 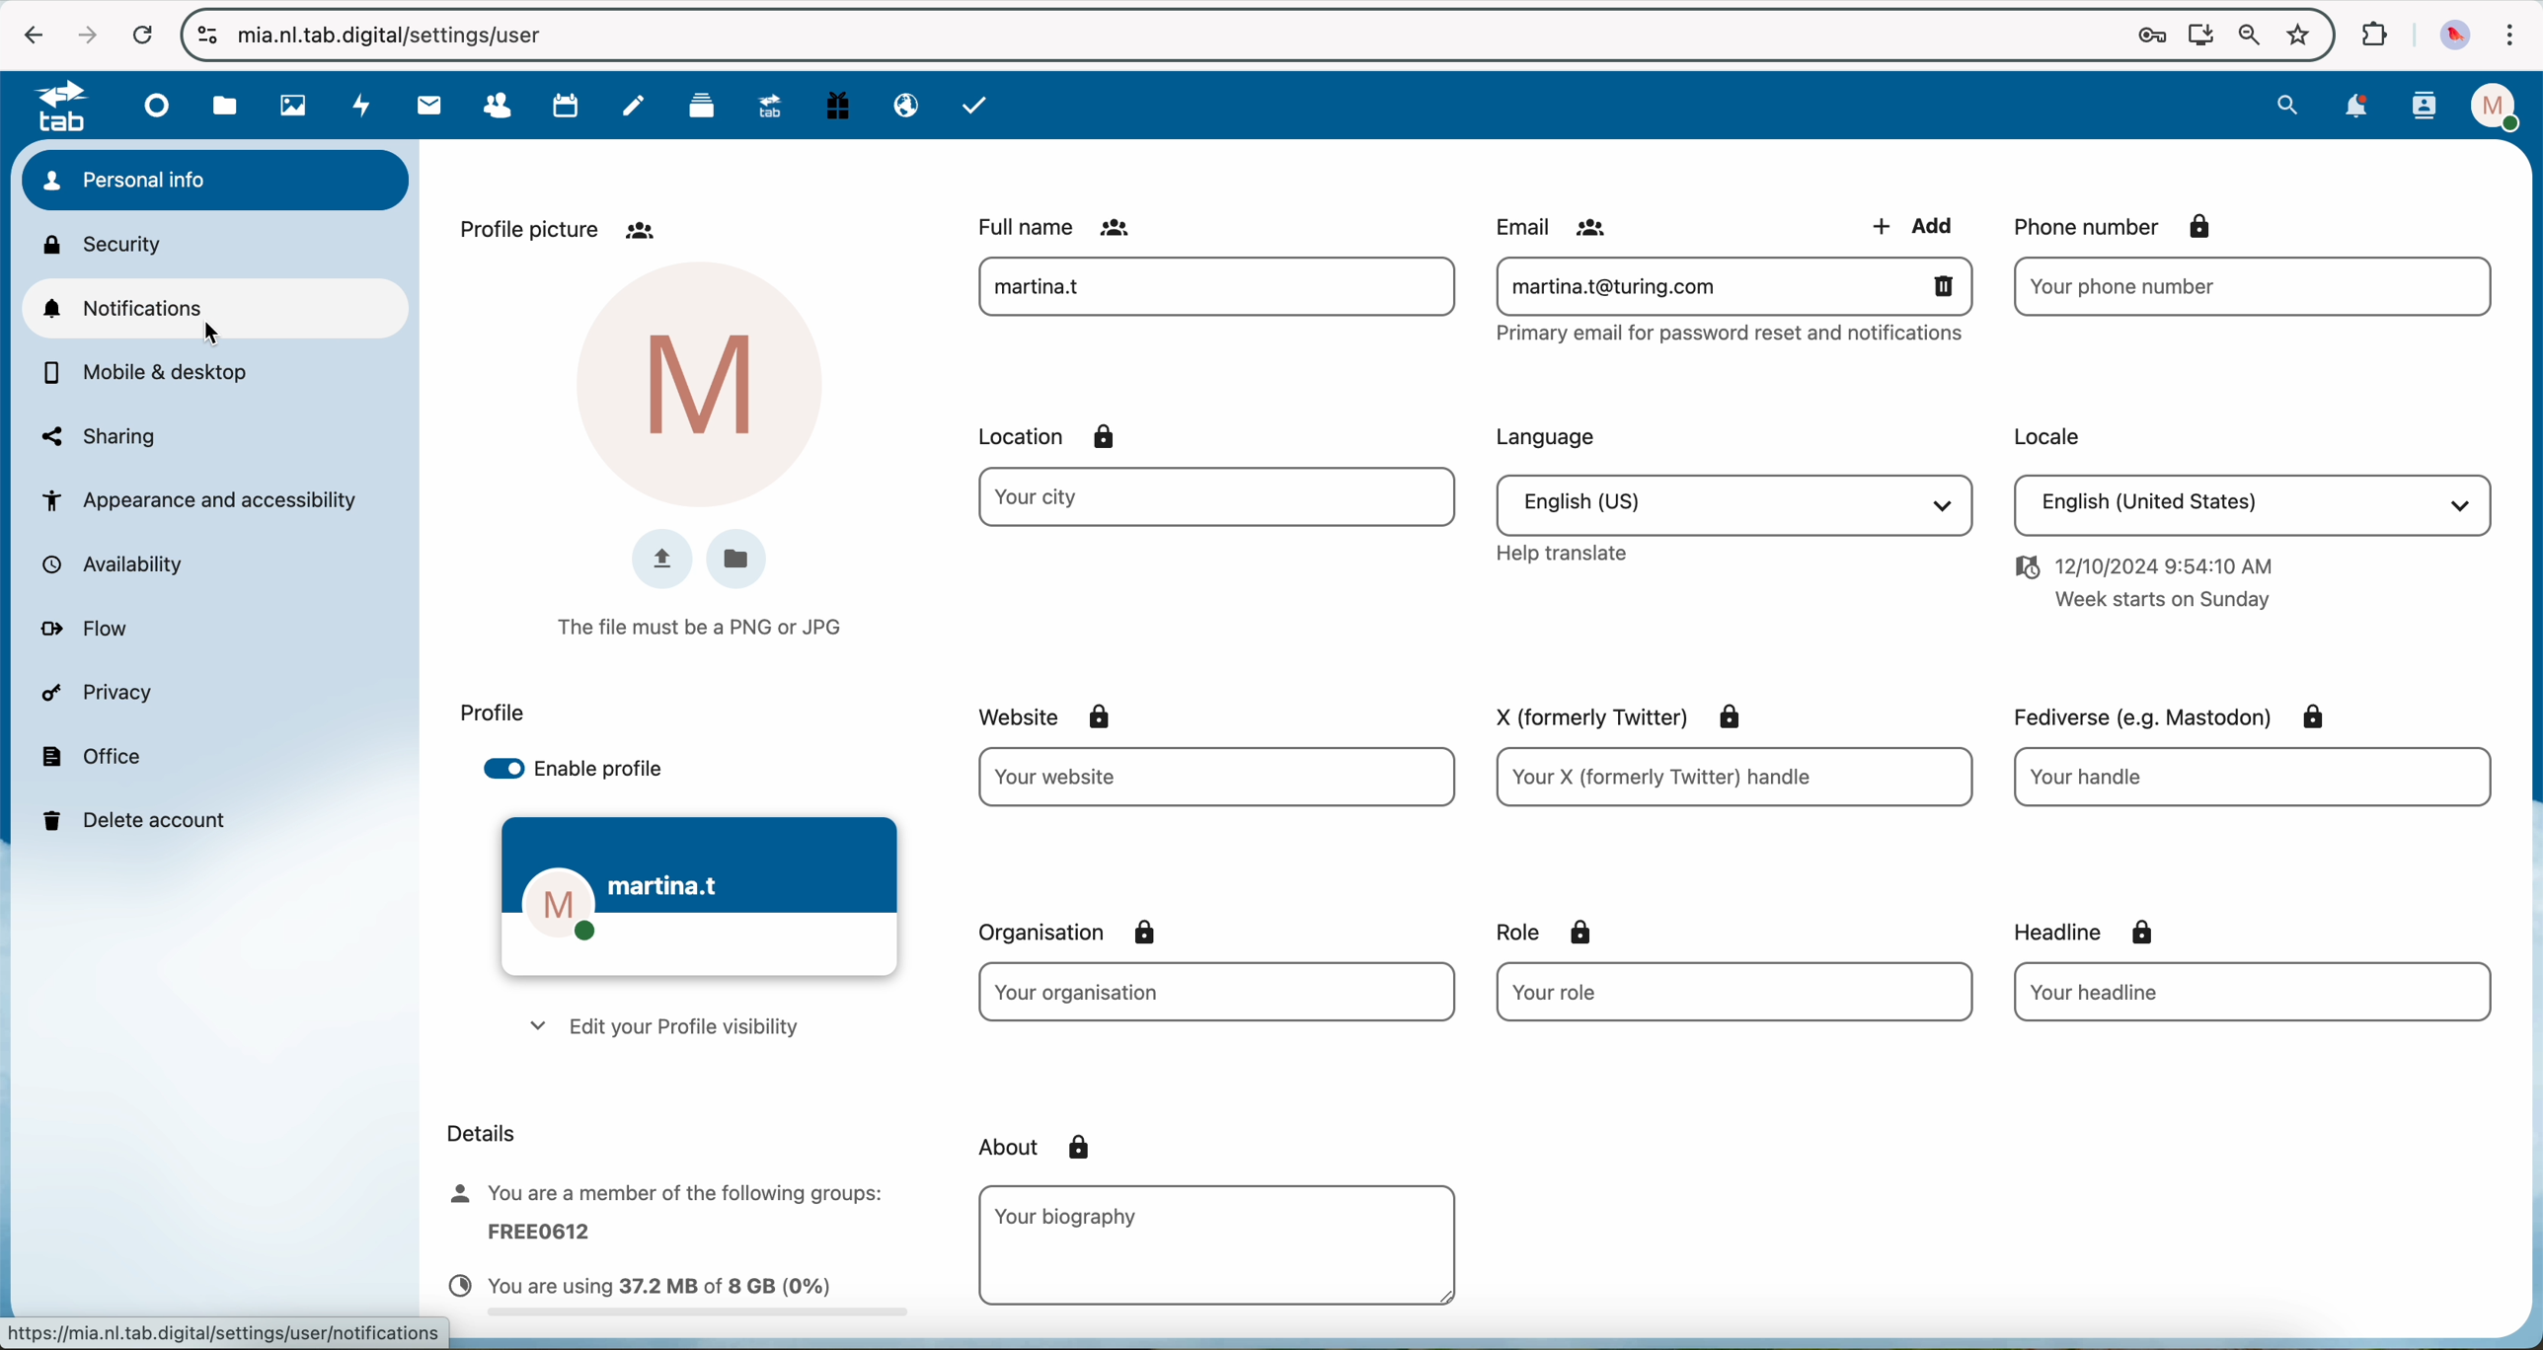 I want to click on customize and control Google Chrome, so click(x=2512, y=36).